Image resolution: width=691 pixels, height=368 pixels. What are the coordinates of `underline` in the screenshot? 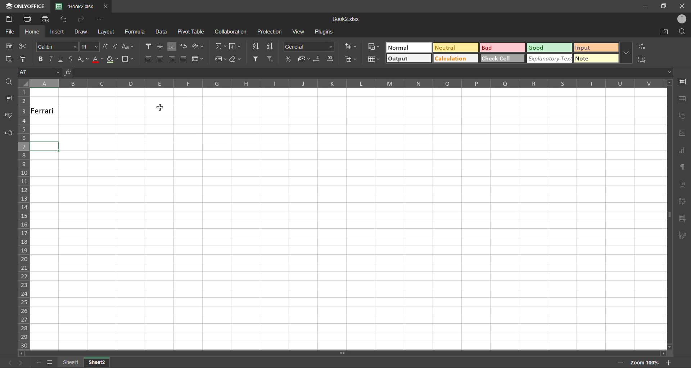 It's located at (61, 59).